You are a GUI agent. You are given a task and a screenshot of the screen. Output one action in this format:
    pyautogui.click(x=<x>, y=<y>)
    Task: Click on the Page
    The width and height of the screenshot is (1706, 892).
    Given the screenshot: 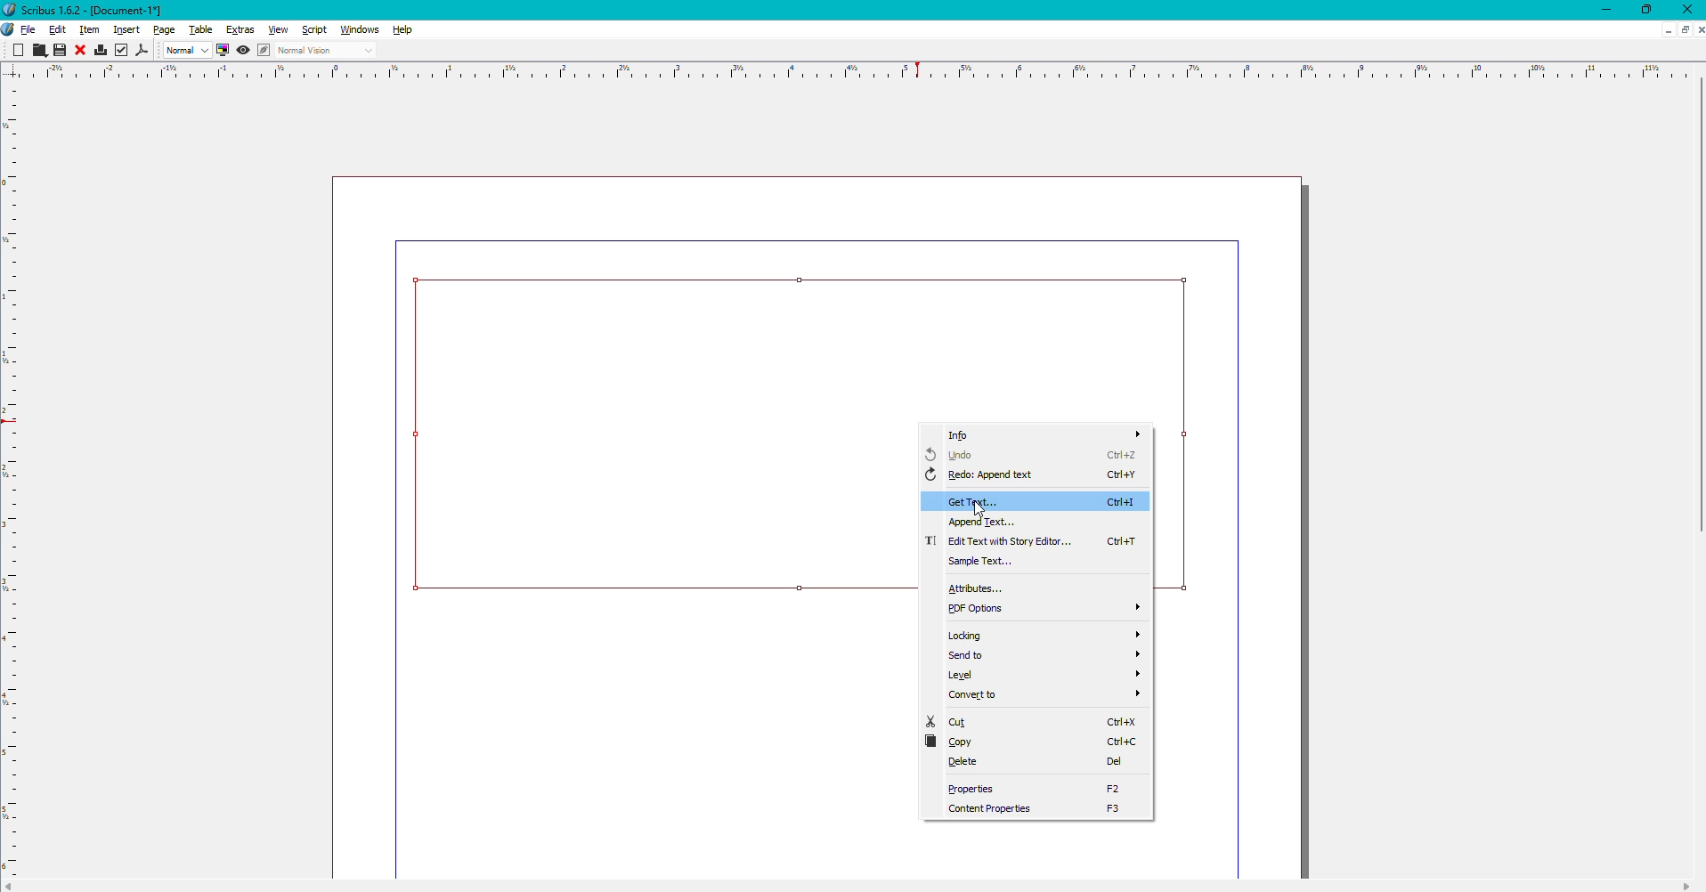 What is the action you would take?
    pyautogui.click(x=167, y=28)
    